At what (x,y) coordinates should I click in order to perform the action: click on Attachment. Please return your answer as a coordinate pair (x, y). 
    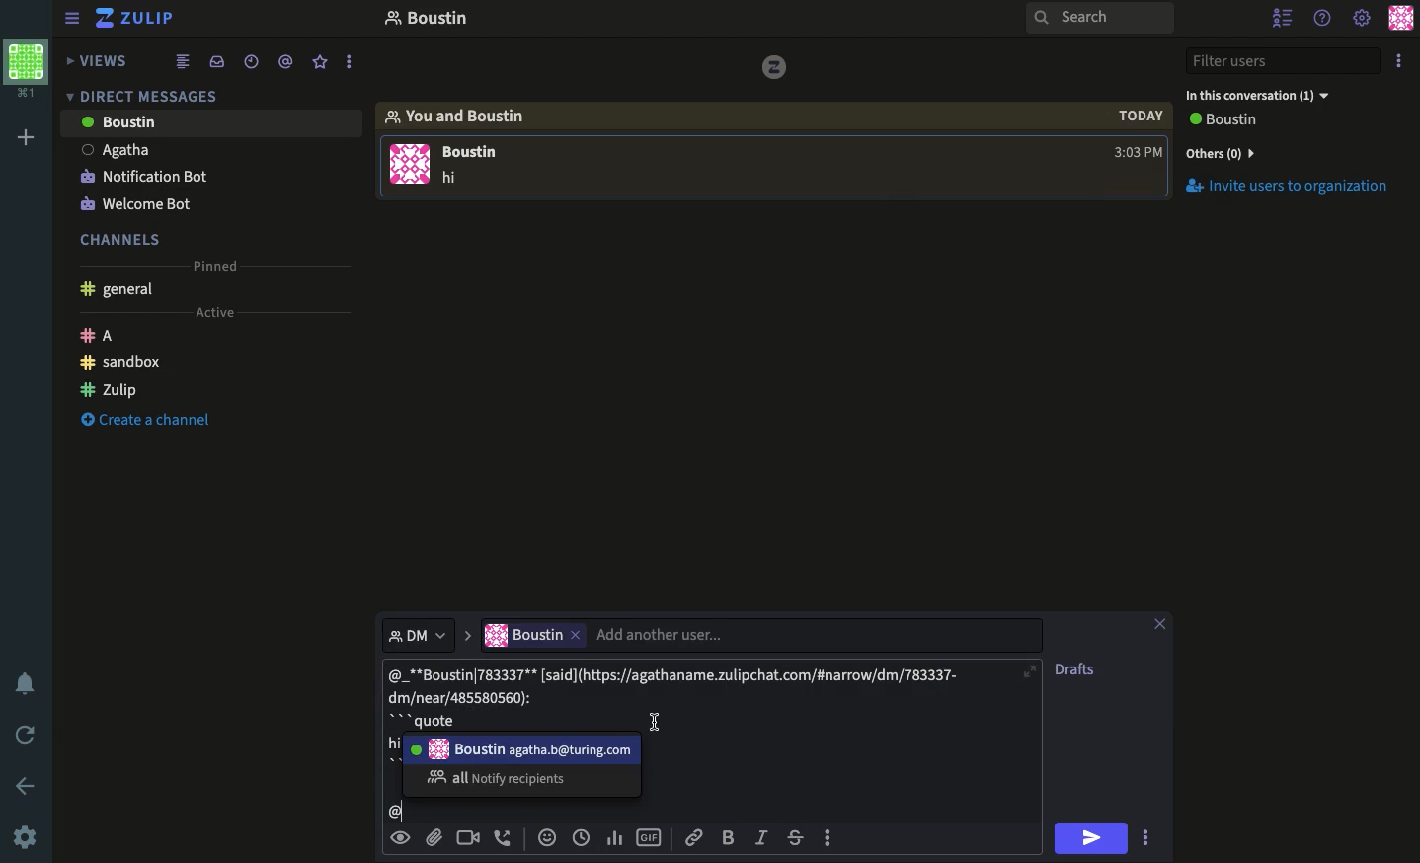
    Looking at the image, I should click on (434, 838).